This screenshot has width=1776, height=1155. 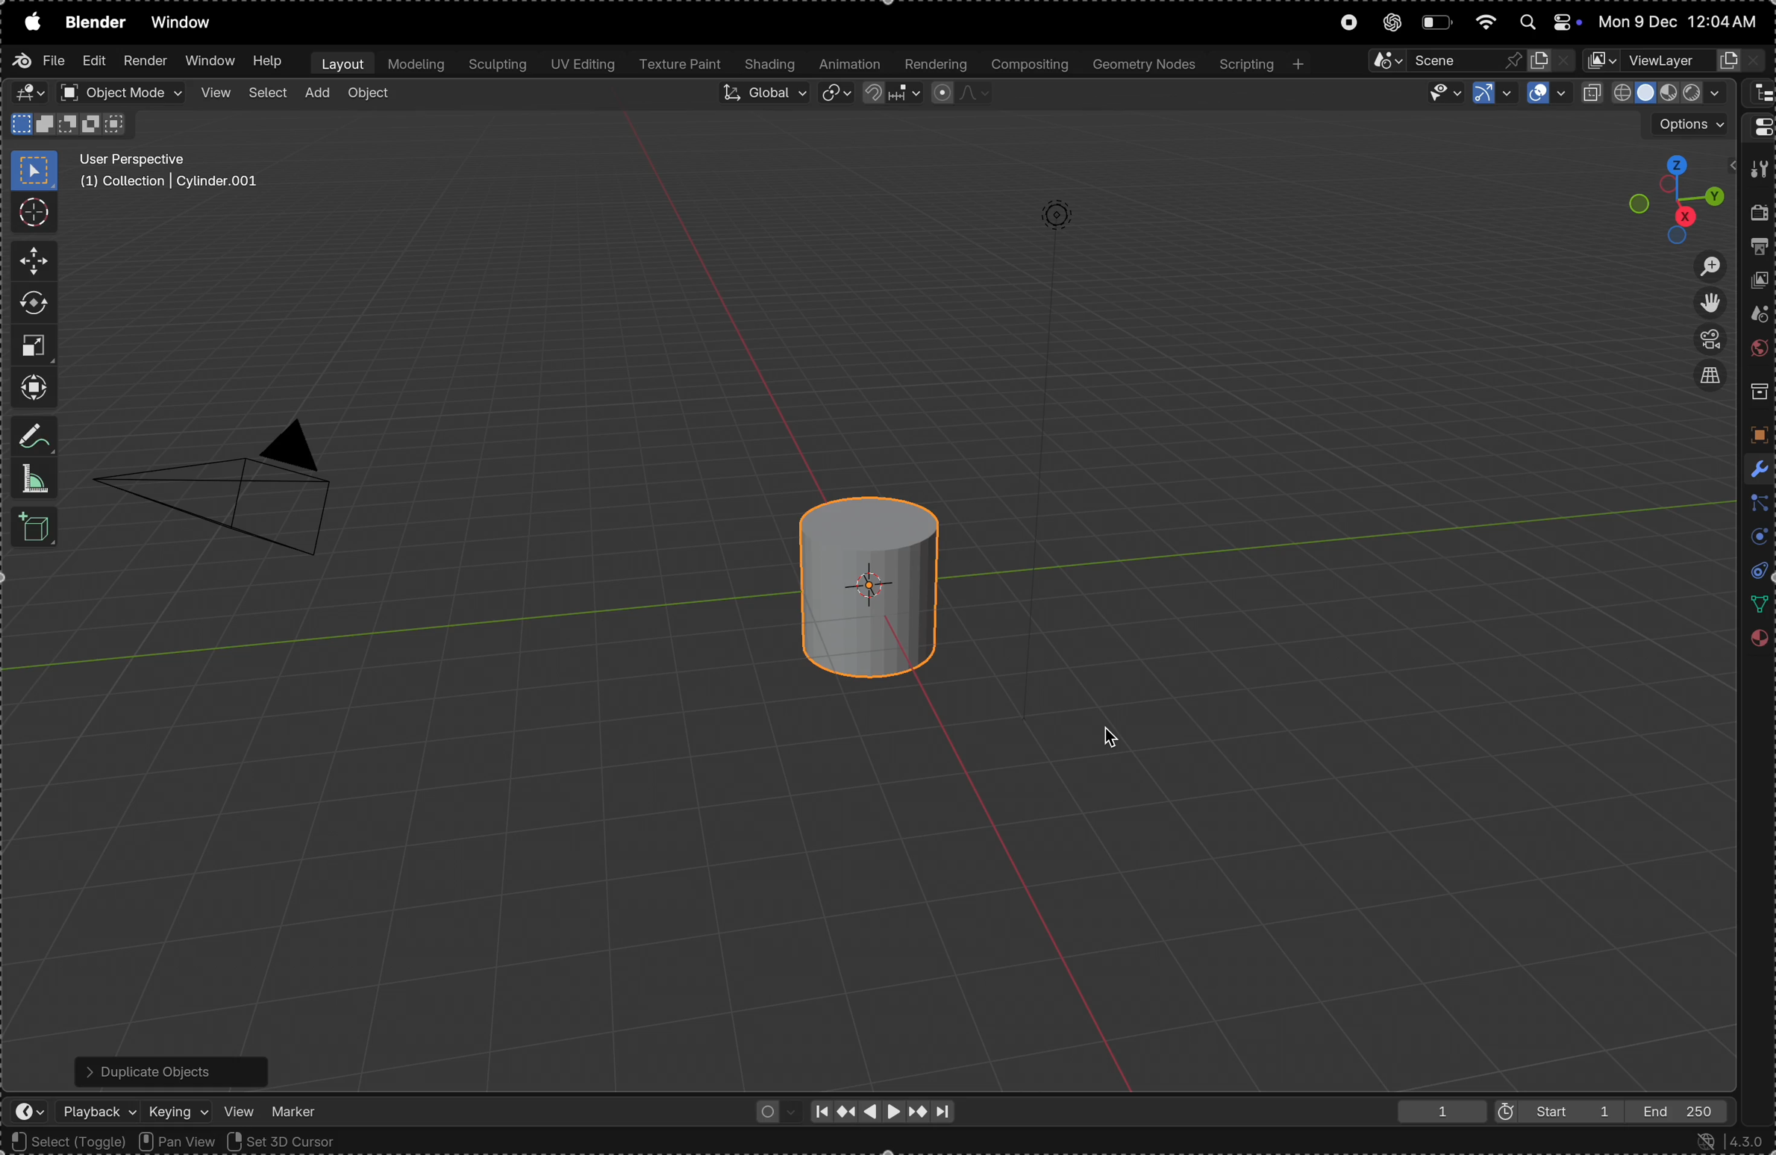 I want to click on add cube, so click(x=38, y=529).